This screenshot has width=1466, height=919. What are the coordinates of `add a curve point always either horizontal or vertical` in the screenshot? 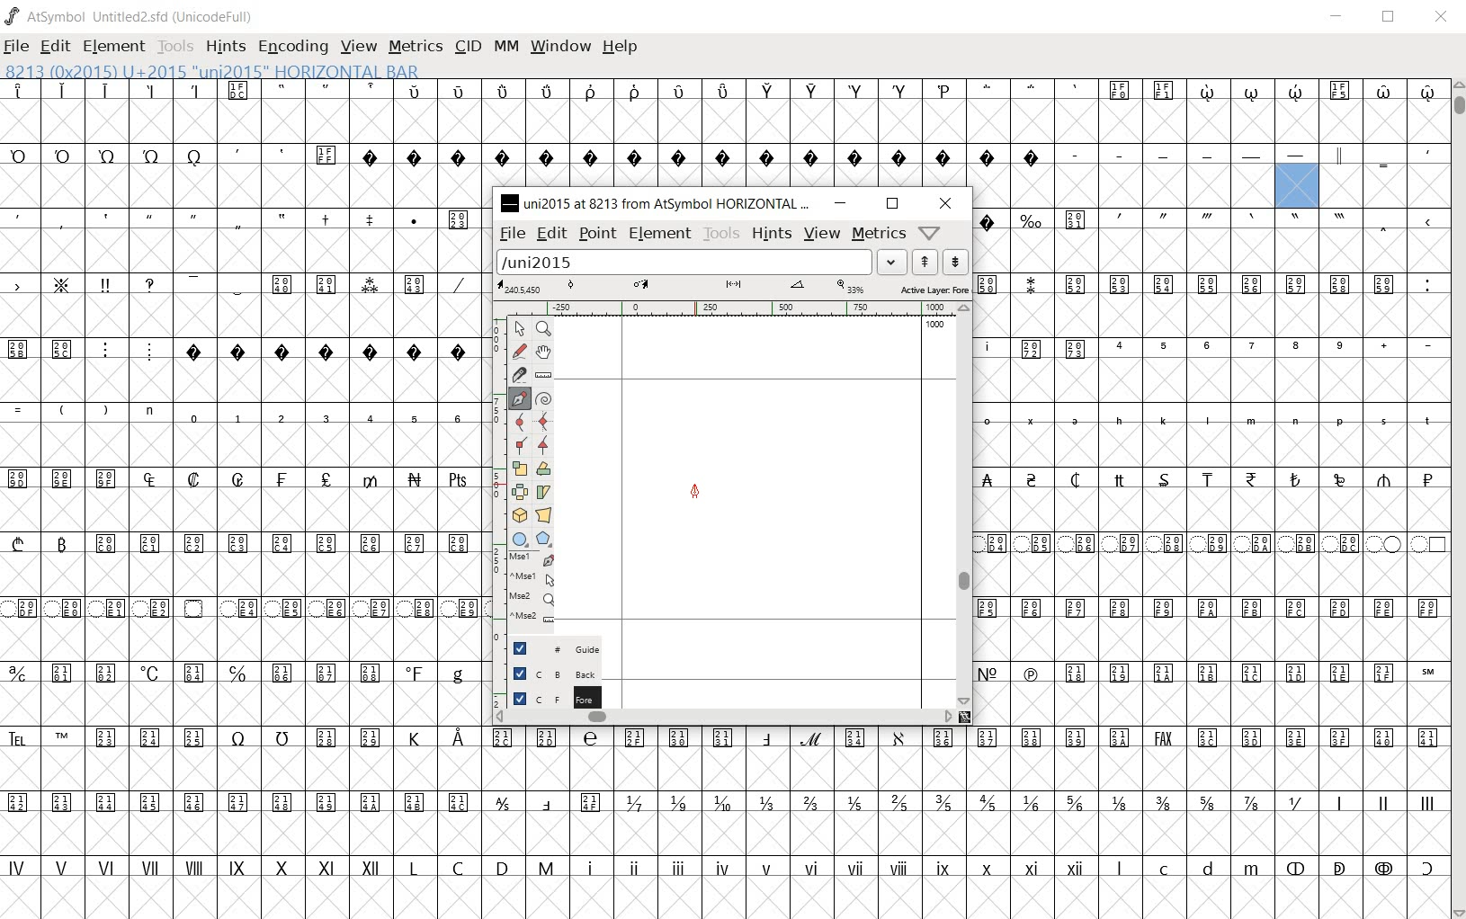 It's located at (542, 422).